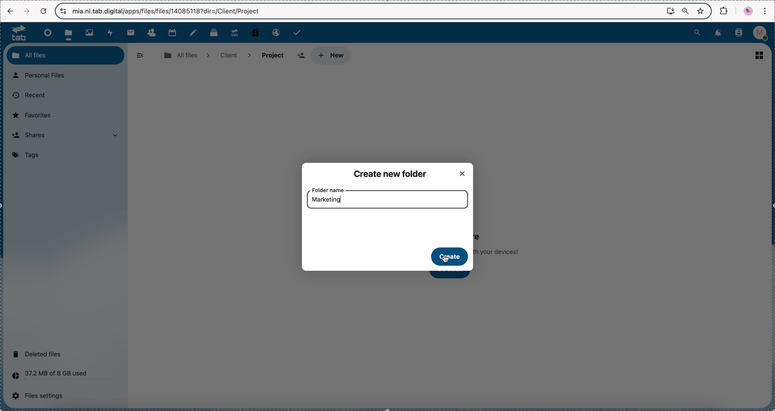 This screenshot has width=775, height=411. What do you see at coordinates (185, 55) in the screenshot?
I see `all files` at bounding box center [185, 55].